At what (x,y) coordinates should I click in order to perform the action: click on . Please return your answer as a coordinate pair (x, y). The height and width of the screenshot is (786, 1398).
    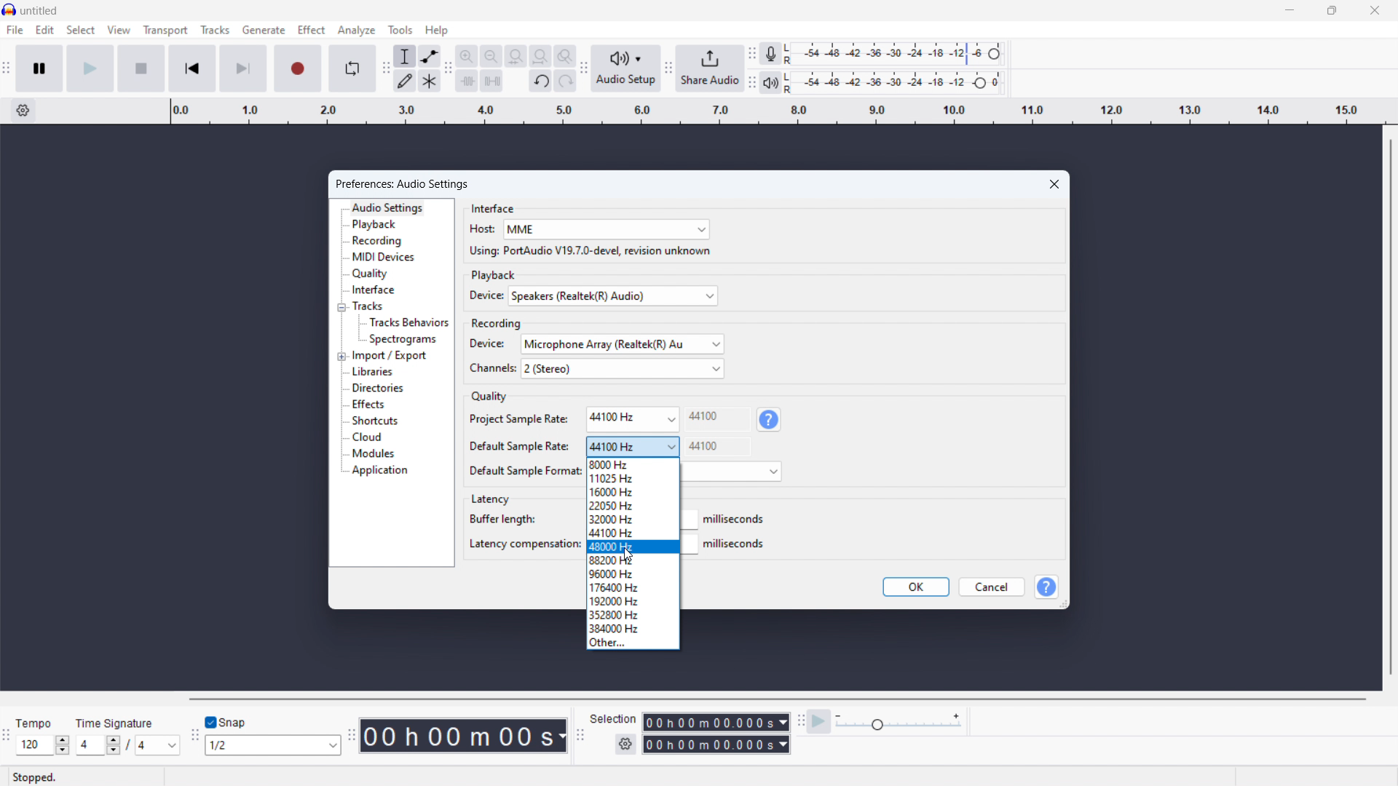
    Looking at the image, I should click on (633, 492).